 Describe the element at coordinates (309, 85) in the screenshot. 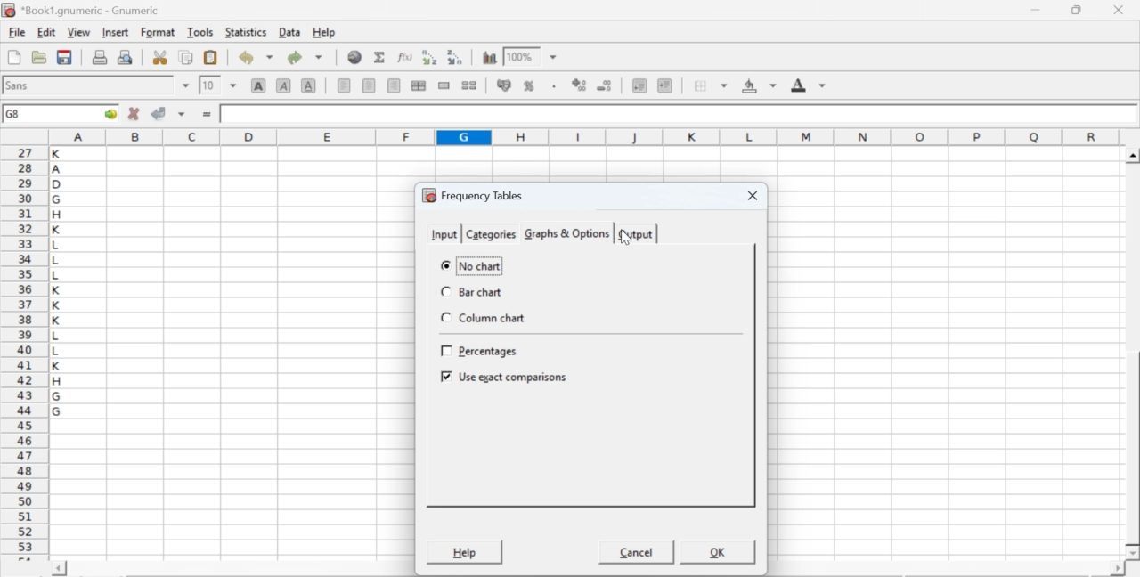

I see `underline` at that location.